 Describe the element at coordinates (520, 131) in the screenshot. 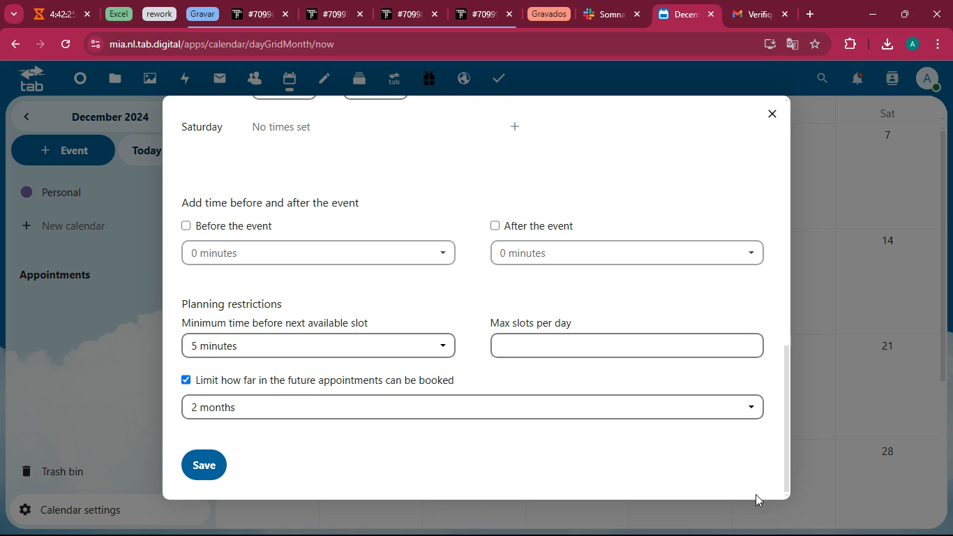

I see `more` at that location.